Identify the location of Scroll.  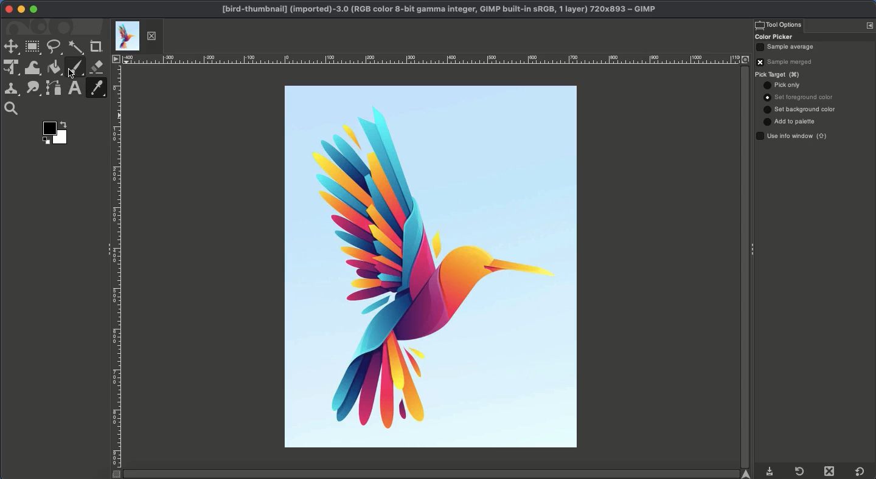
(743, 267).